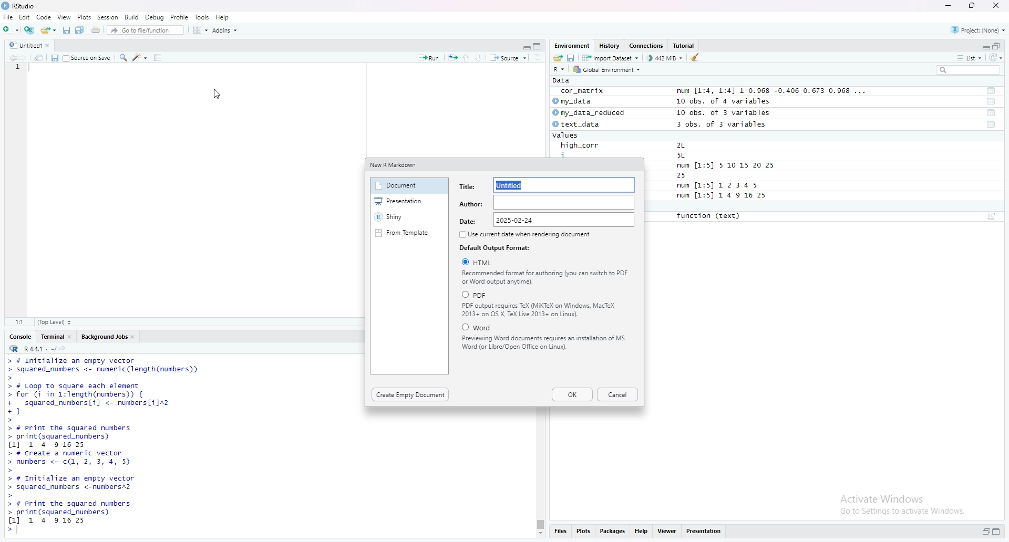 This screenshot has width=1009, height=542. Describe the element at coordinates (155, 18) in the screenshot. I see `Debug` at that location.